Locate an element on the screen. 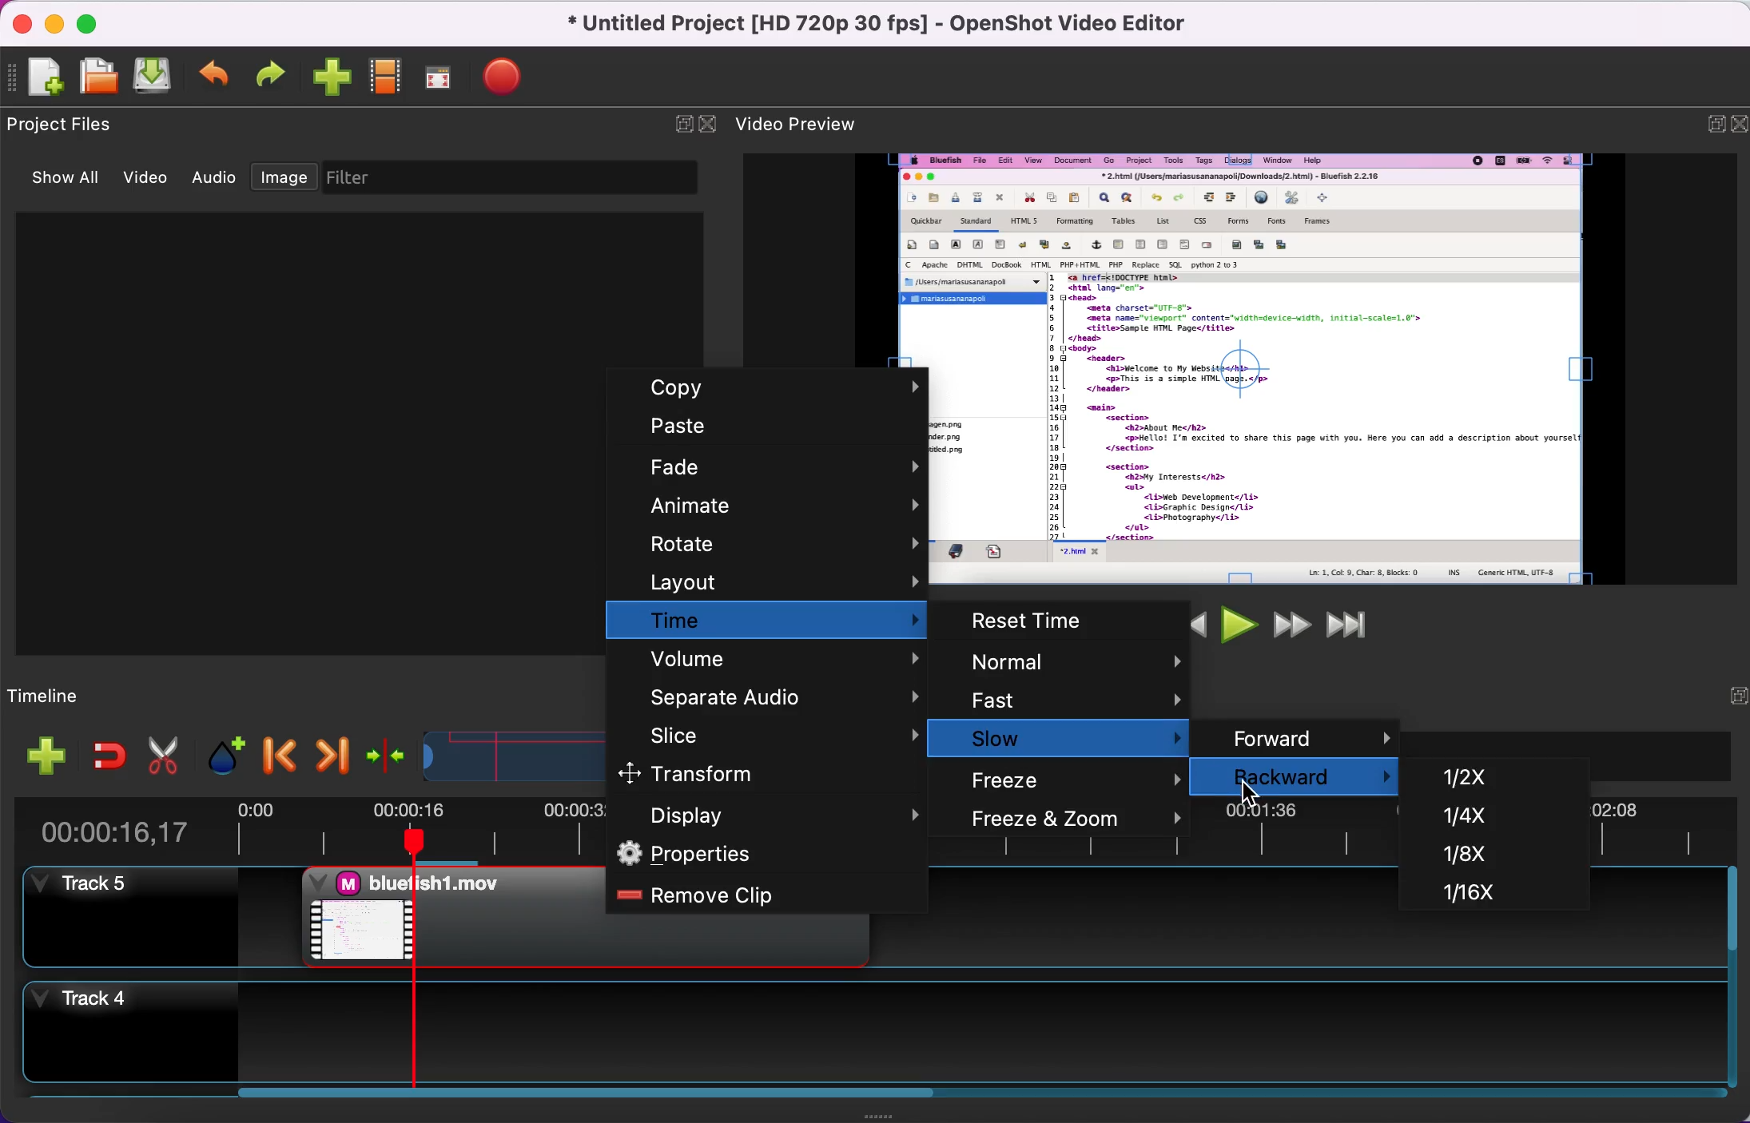 The height and width of the screenshot is (1123, 1750). add marker is located at coordinates (220, 751).